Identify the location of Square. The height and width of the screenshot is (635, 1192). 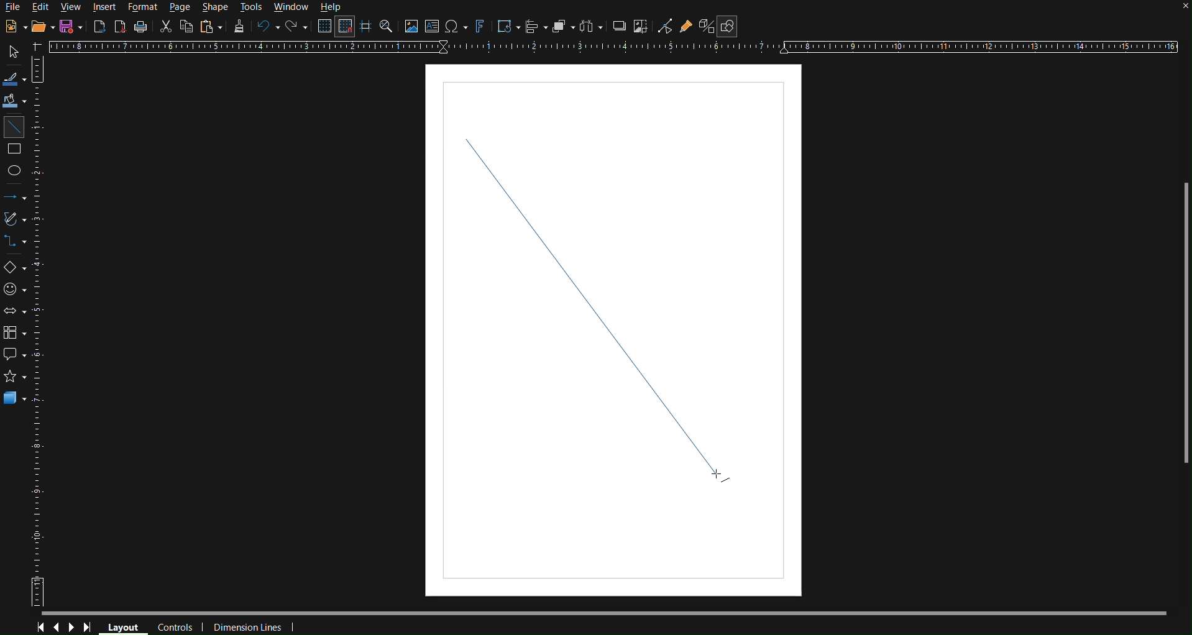
(15, 151).